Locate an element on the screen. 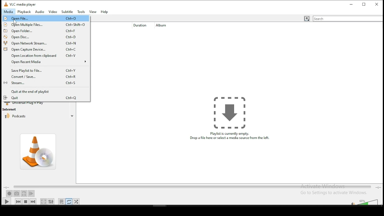 This screenshot has width=384, height=216. quit is located at coordinates (42, 98).